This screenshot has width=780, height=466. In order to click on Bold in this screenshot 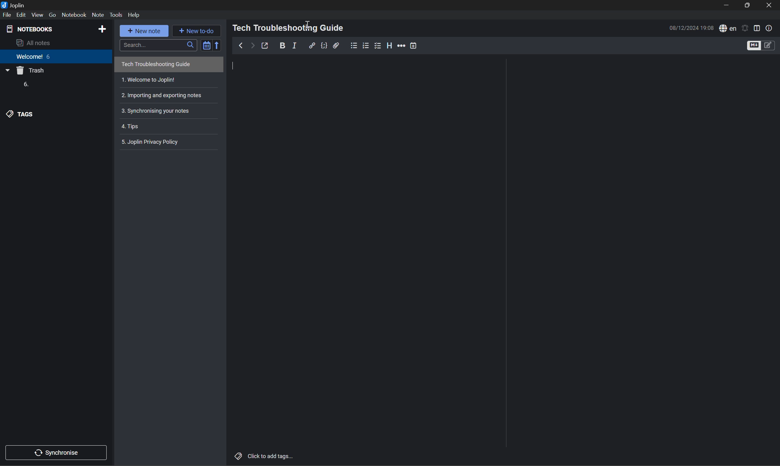, I will do `click(282, 45)`.